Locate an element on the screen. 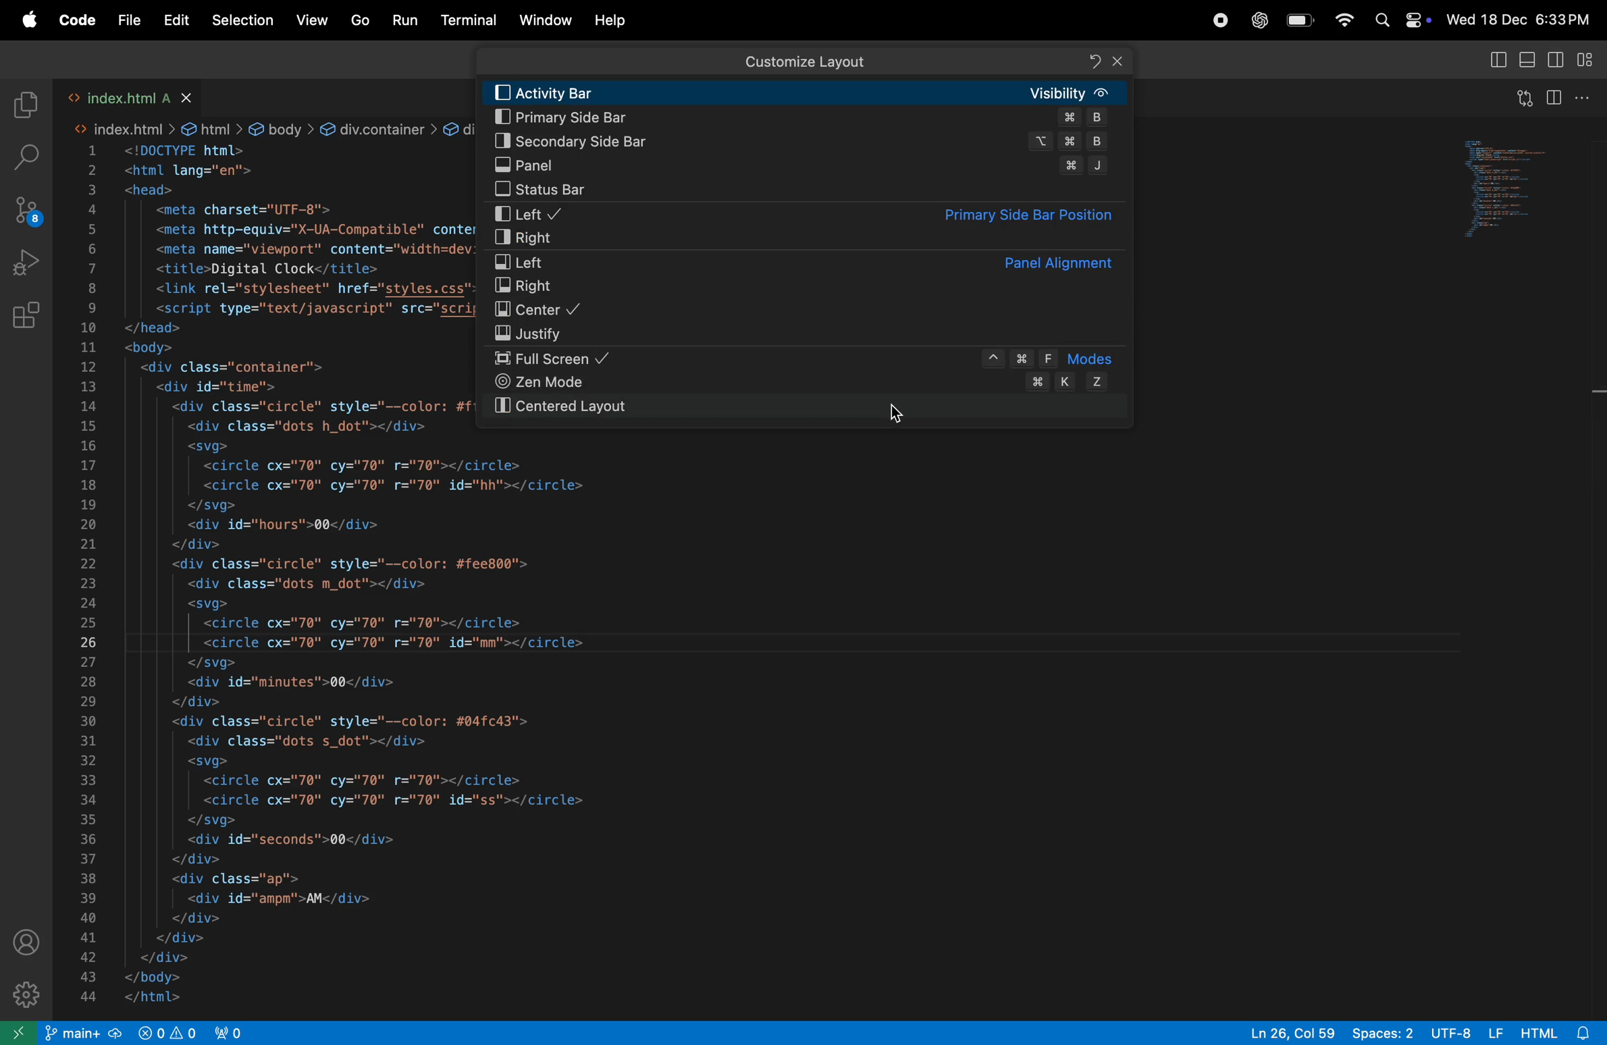 The width and height of the screenshot is (1607, 1045). panel is located at coordinates (810, 165).